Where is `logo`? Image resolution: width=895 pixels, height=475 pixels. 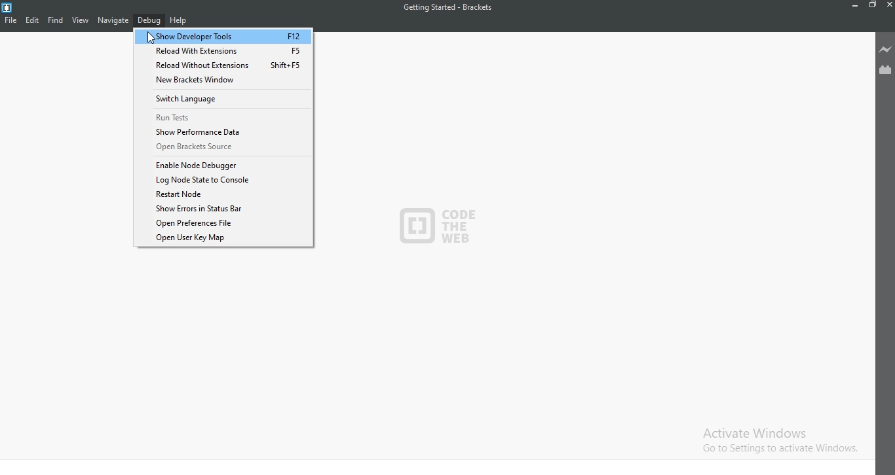 logo is located at coordinates (440, 225).